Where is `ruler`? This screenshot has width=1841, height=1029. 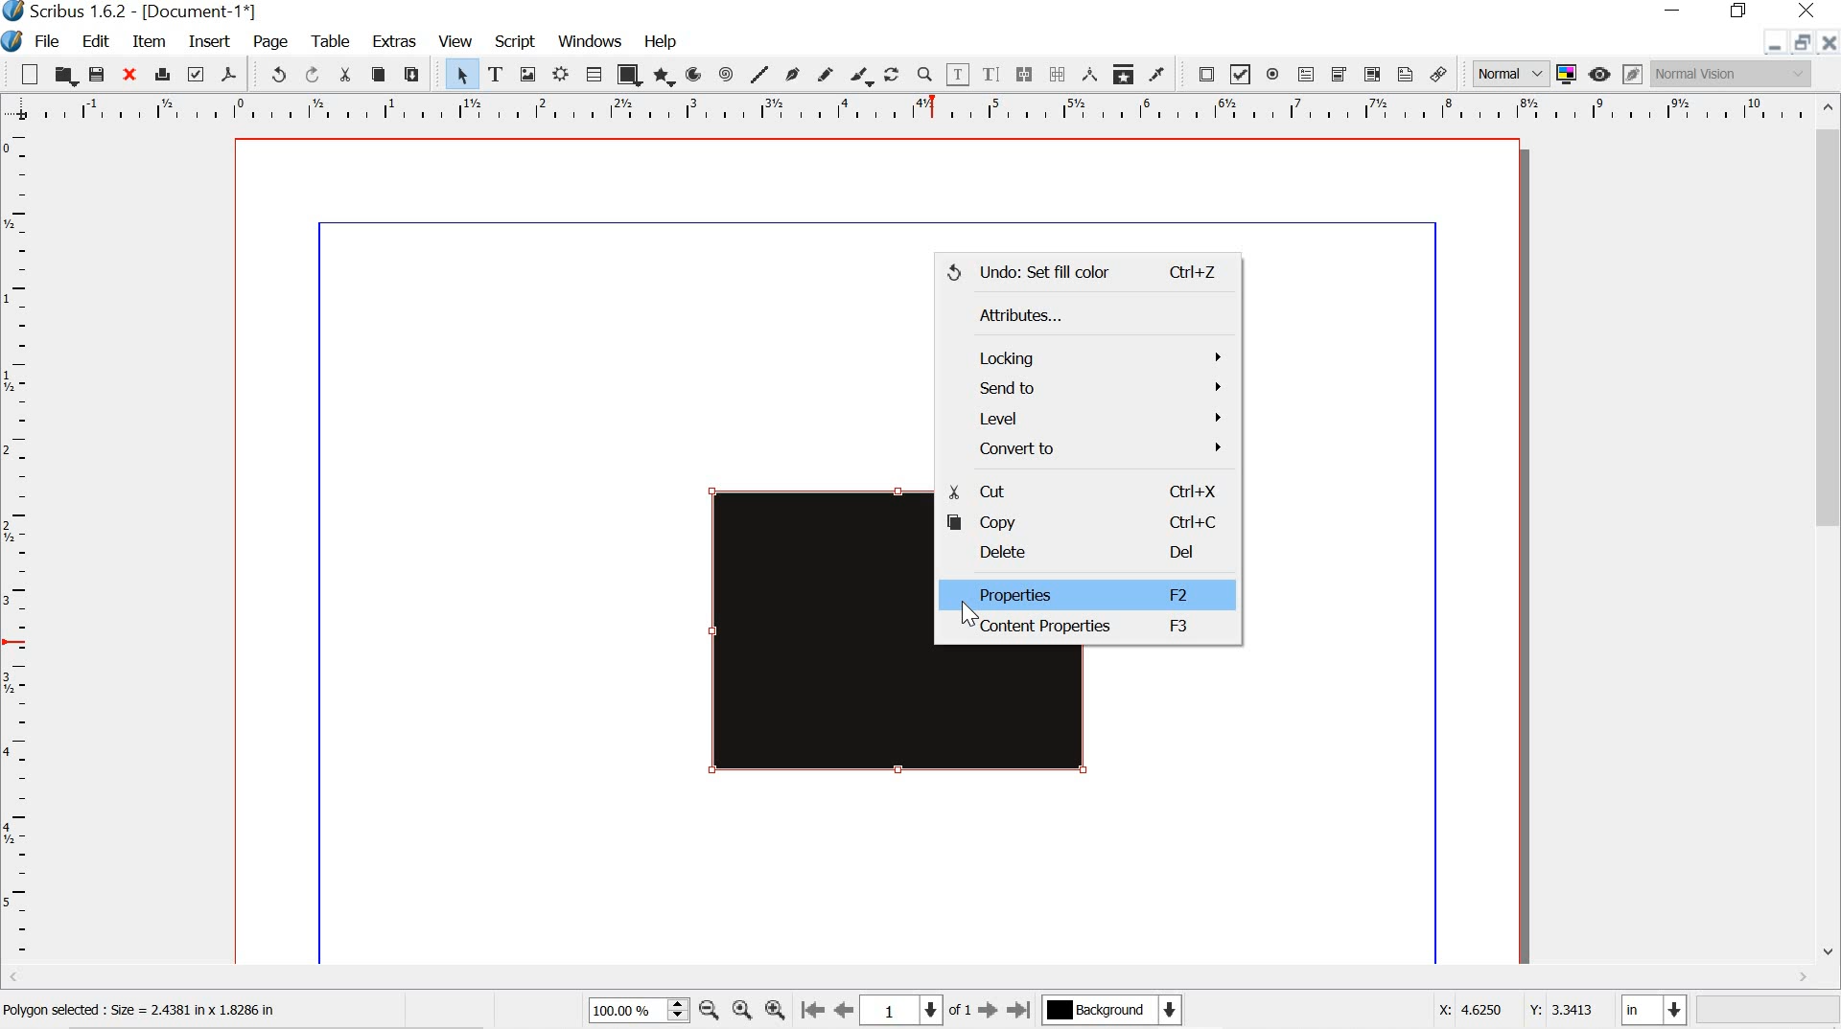 ruler is located at coordinates (18, 549).